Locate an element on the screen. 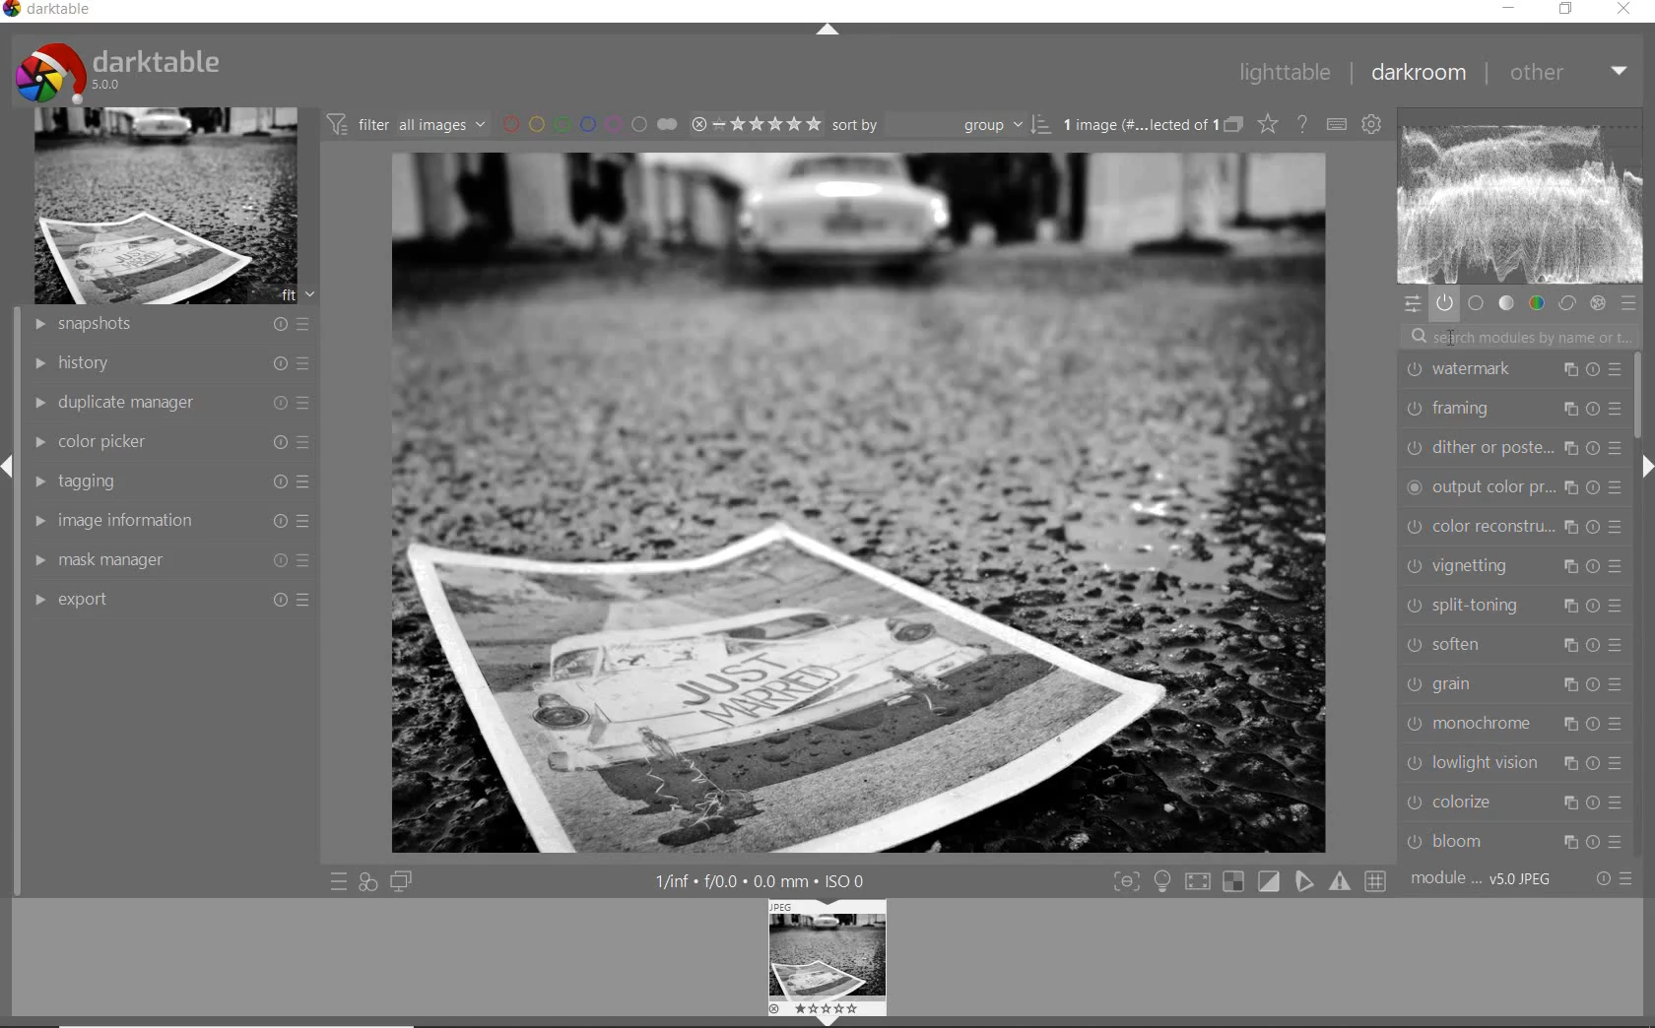 The image size is (1655, 1028). color reconstruction is located at coordinates (1513, 528).